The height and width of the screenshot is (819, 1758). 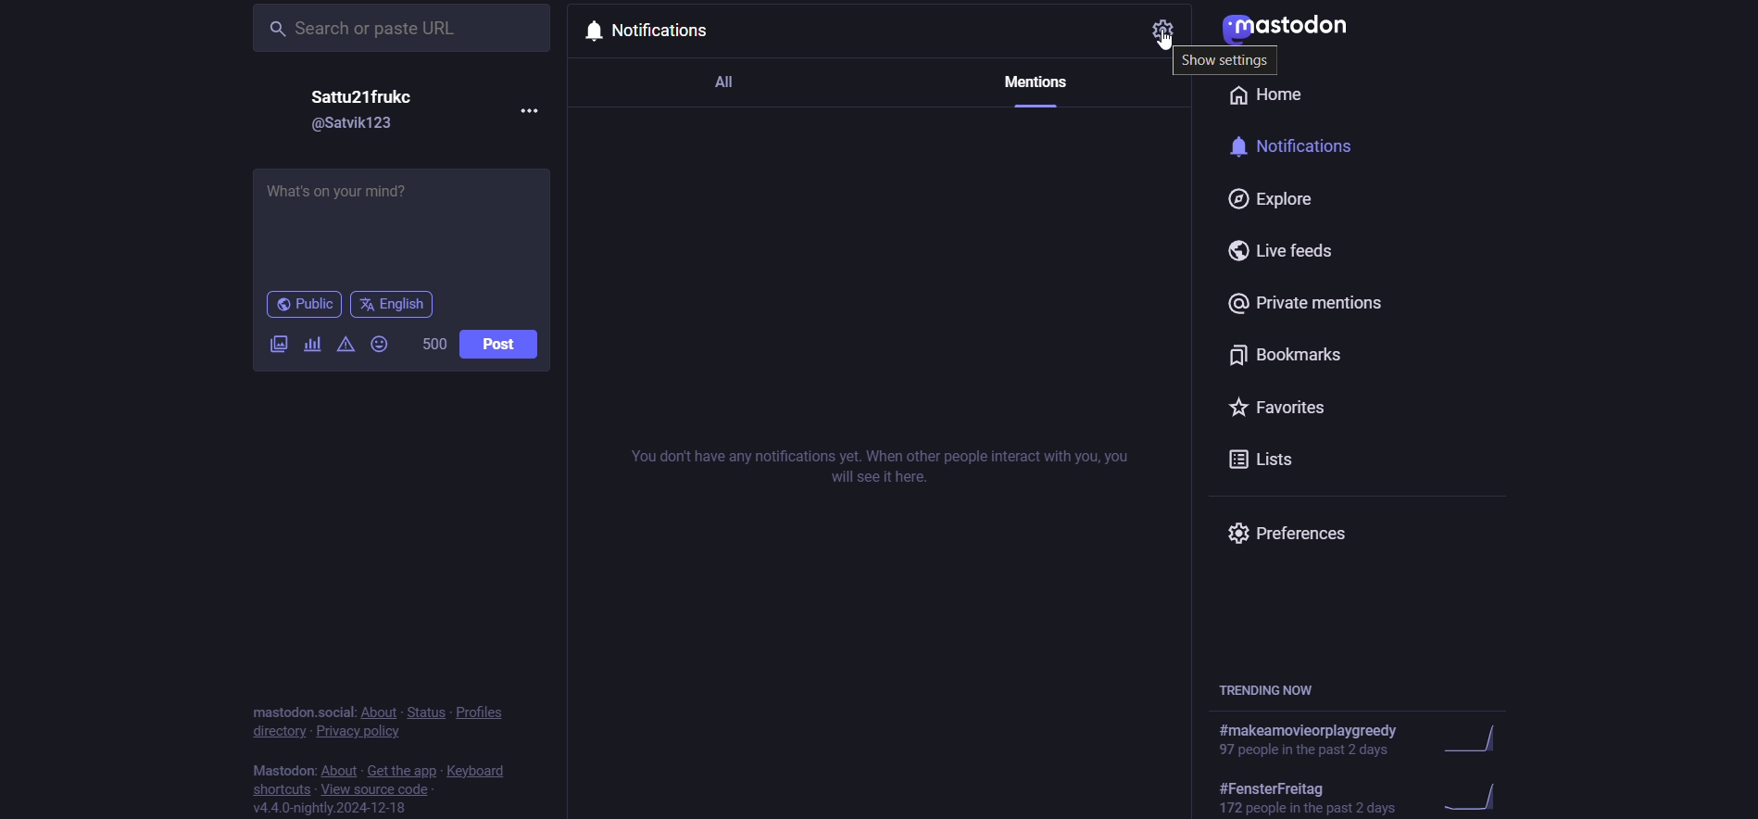 What do you see at coordinates (1474, 739) in the screenshot?
I see `trending graph` at bounding box center [1474, 739].